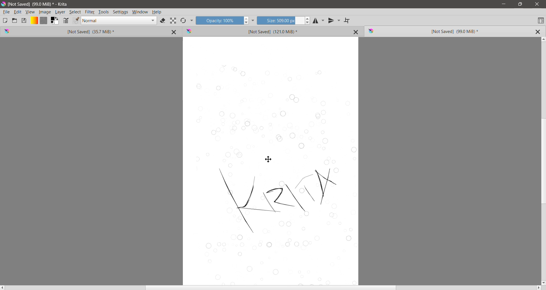 This screenshot has width=546, height=290. Describe the element at coordinates (271, 288) in the screenshot. I see `Horizontal Scroll Bar` at that location.